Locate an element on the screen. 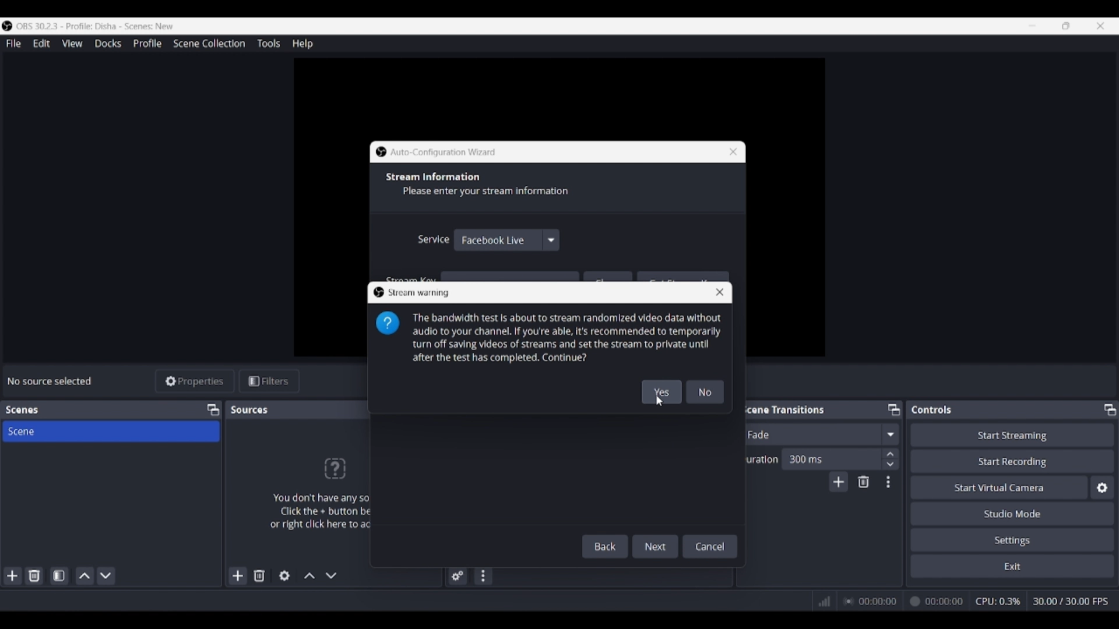 This screenshot has height=629, width=1119. Next is located at coordinates (656, 544).